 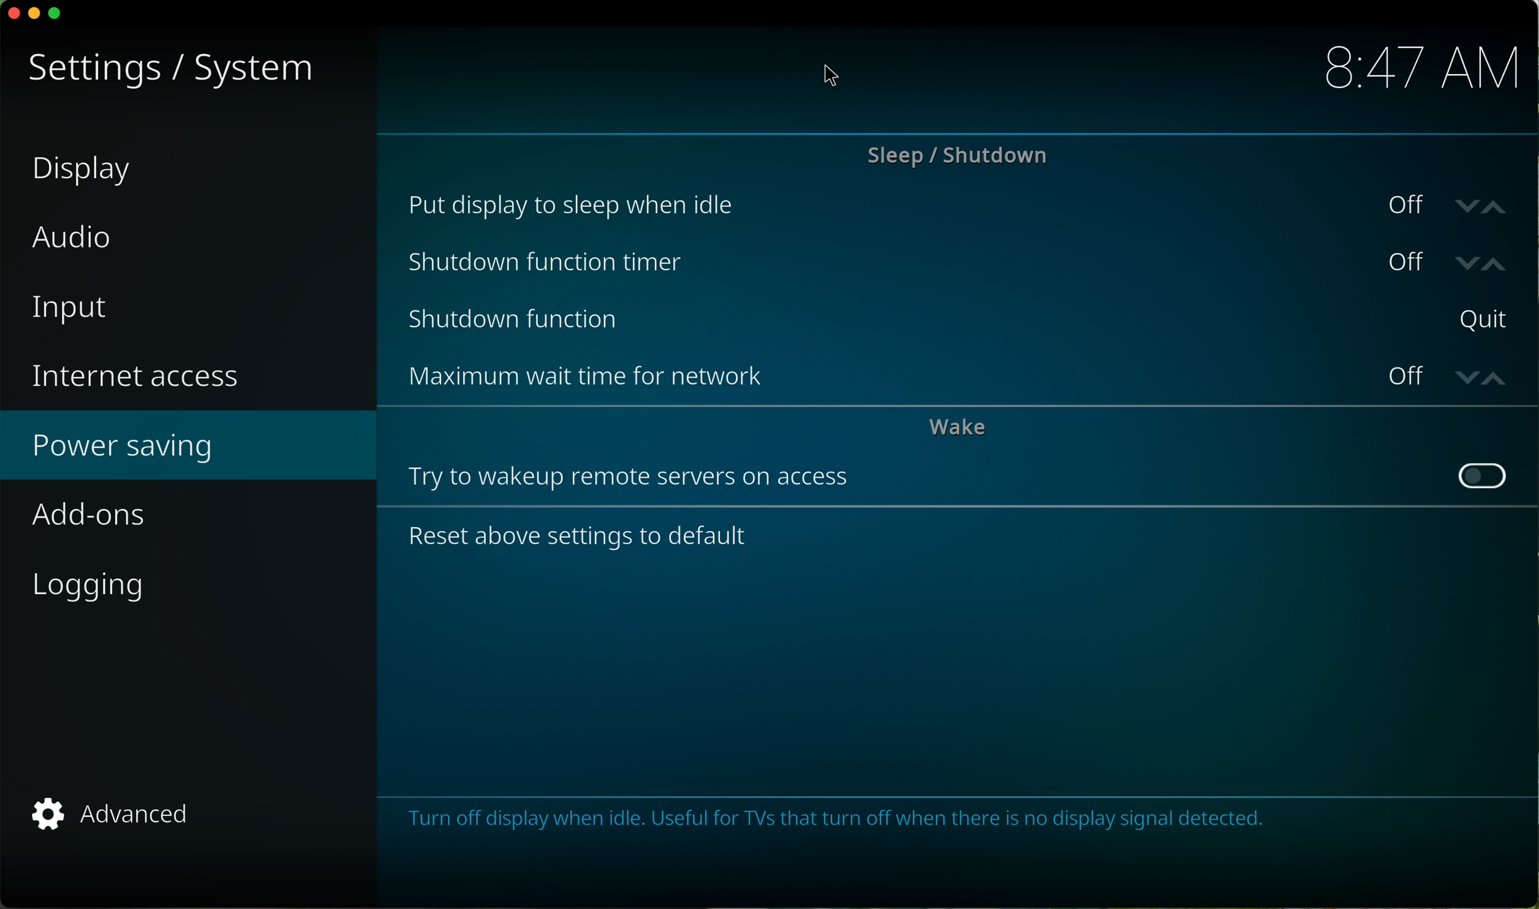 What do you see at coordinates (1420, 65) in the screenshot?
I see `hour` at bounding box center [1420, 65].